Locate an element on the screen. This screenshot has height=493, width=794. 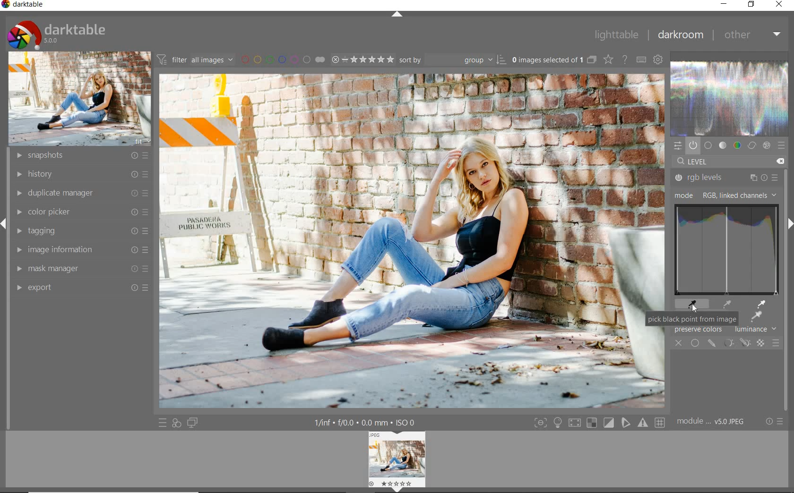
presets is located at coordinates (783, 144).